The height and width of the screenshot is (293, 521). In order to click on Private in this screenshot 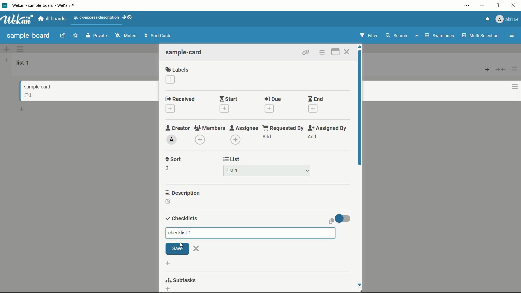, I will do `click(95, 35)`.